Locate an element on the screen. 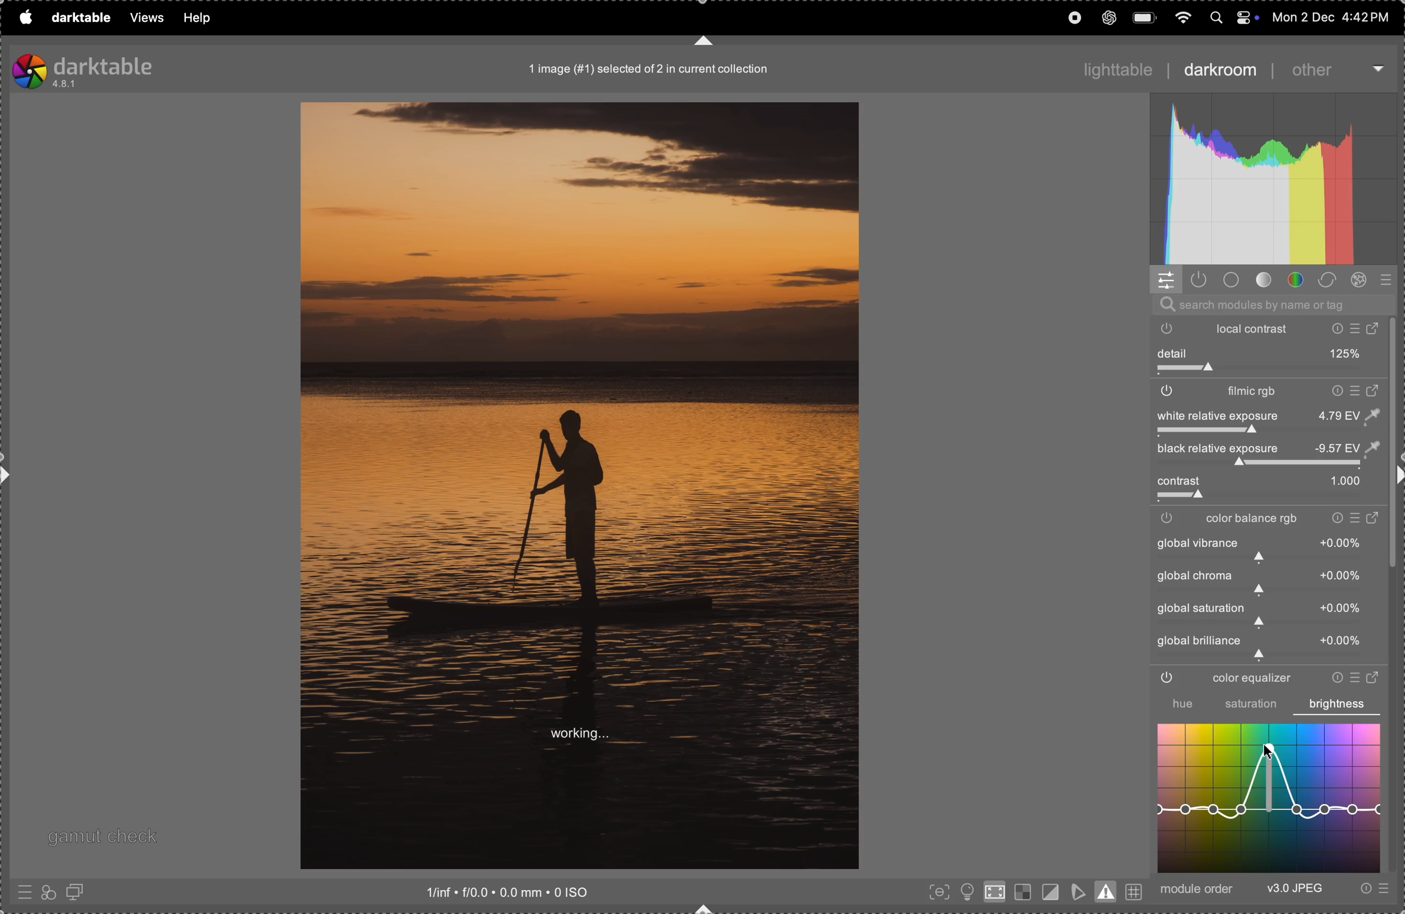 Image resolution: width=1405 pixels, height=914 pixels. toggle bar is located at coordinates (1268, 498).